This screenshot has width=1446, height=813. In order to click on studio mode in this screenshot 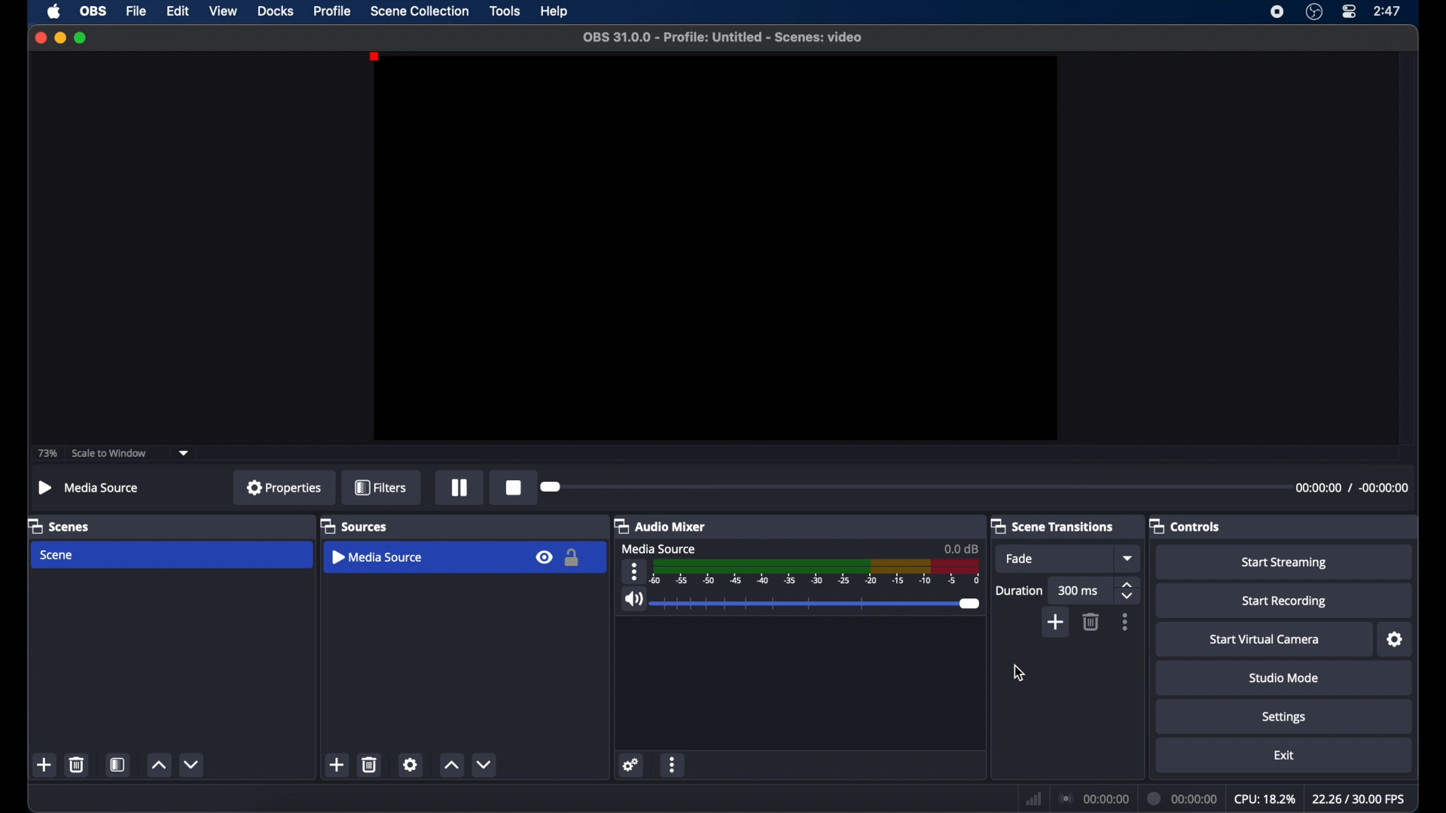, I will do `click(1284, 679)`.